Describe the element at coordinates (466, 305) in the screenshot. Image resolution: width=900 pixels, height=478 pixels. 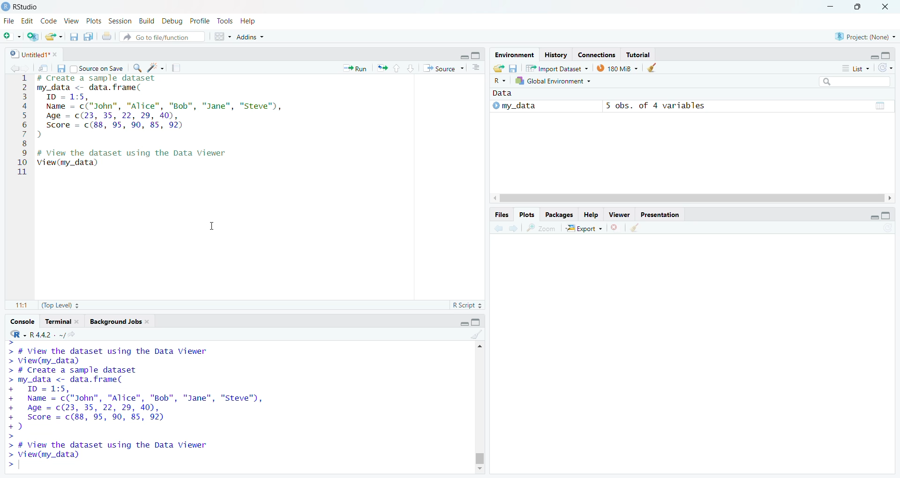
I see `R Script` at that location.